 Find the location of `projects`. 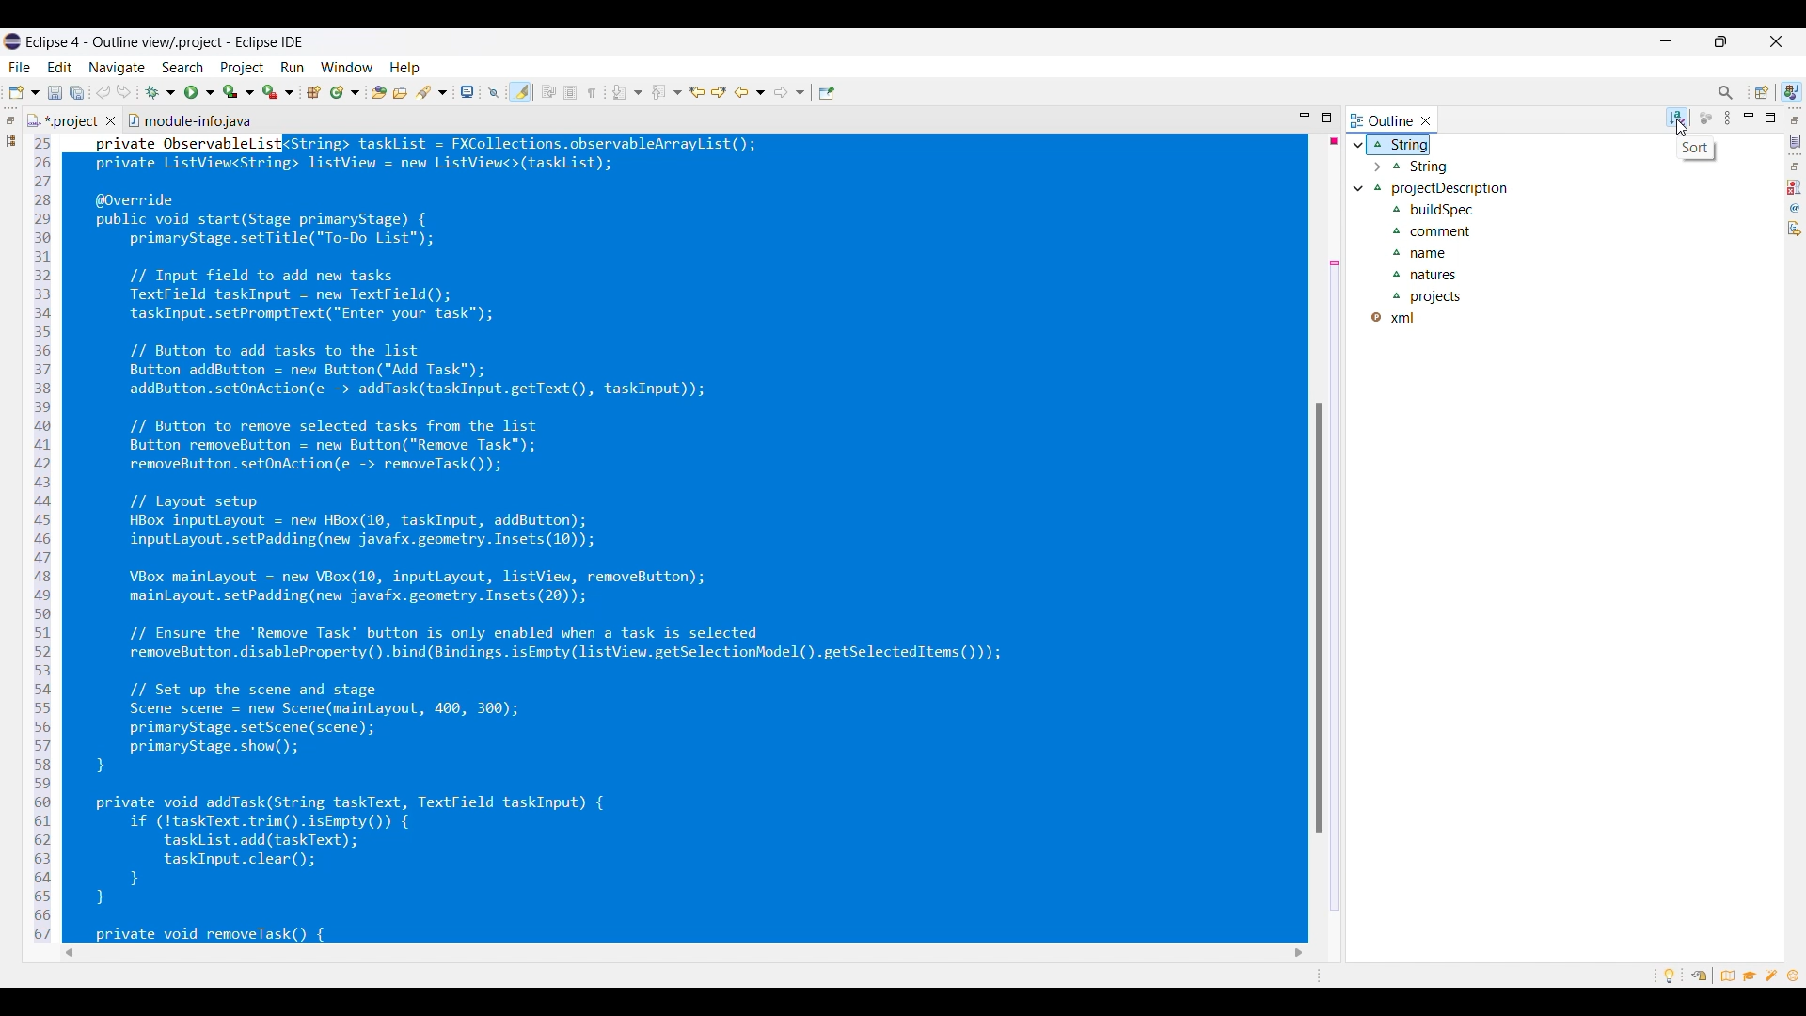

projects is located at coordinates (1432, 298).